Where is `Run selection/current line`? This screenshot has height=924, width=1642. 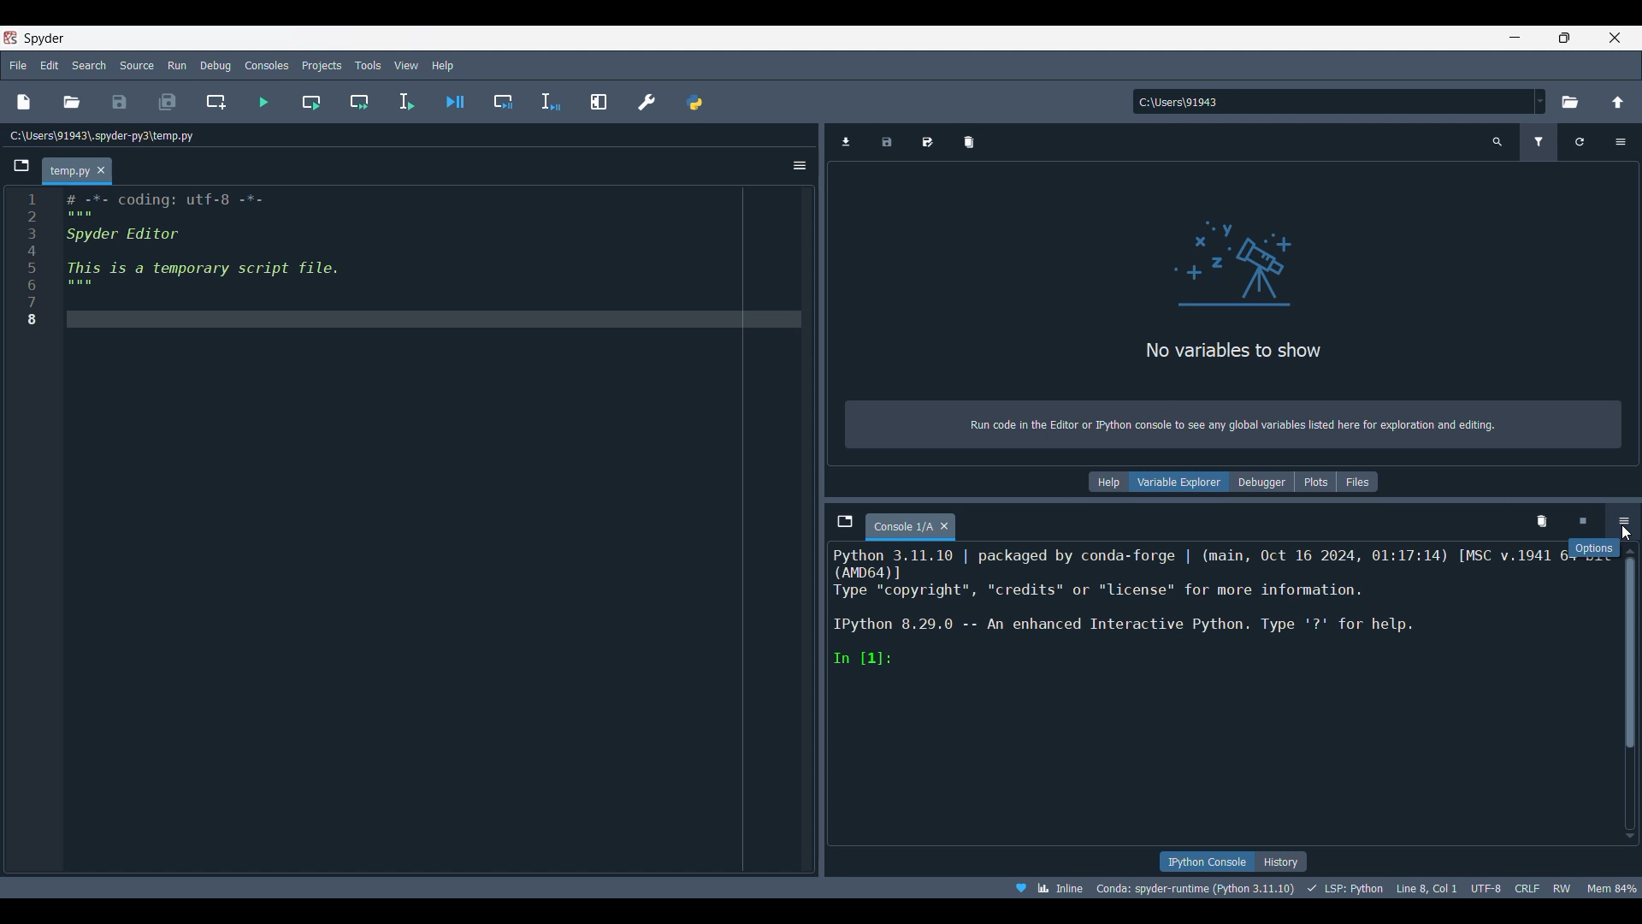 Run selection/current line is located at coordinates (406, 102).